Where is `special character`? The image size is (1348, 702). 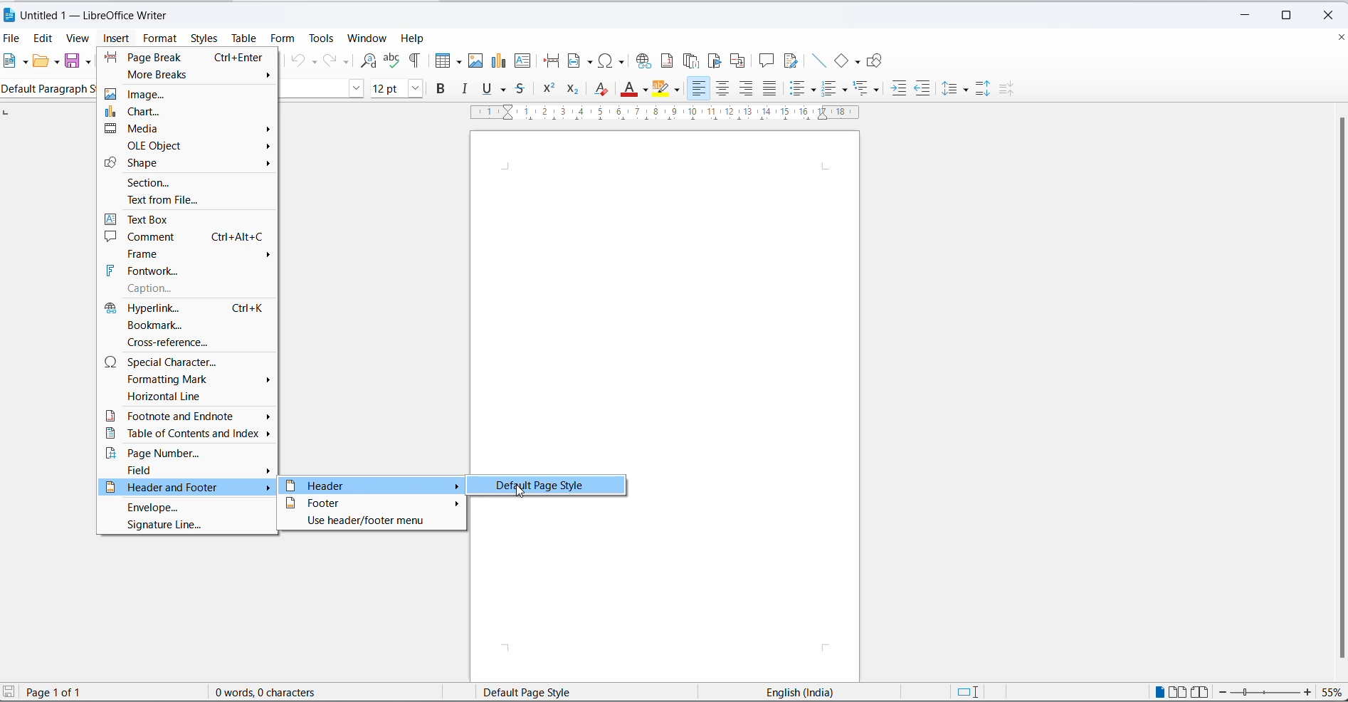 special character is located at coordinates (189, 362).